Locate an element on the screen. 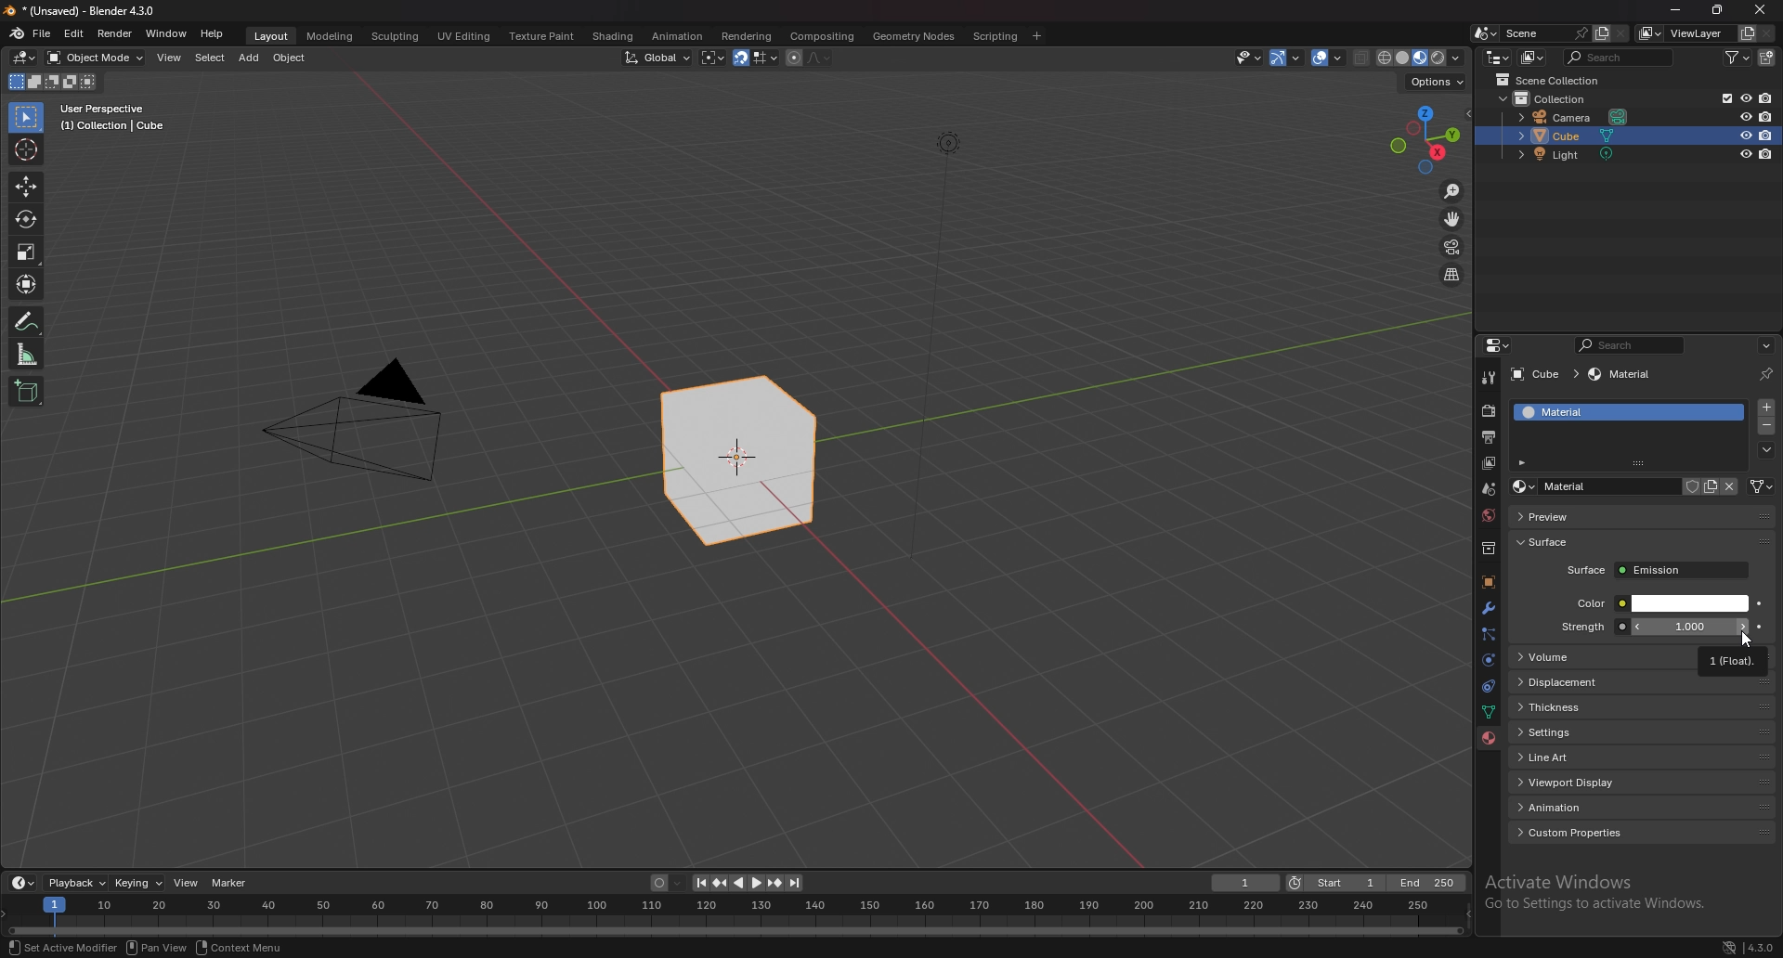 The height and width of the screenshot is (958, 1783). scale is located at coordinates (27, 251).